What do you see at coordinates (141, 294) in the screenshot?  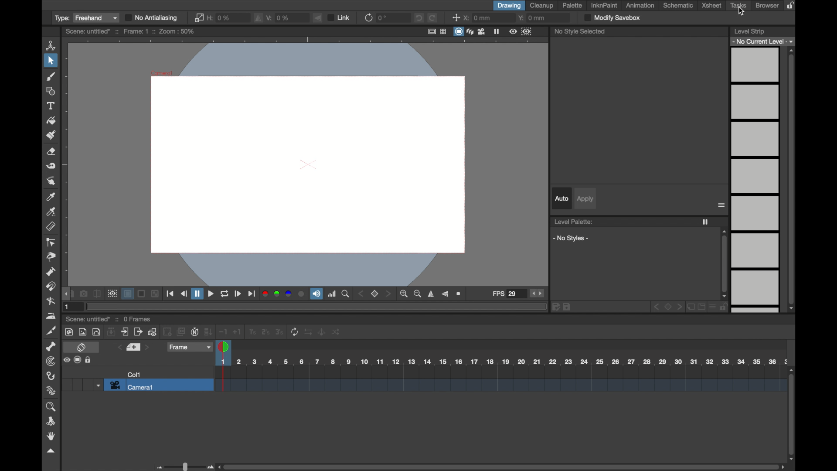 I see `backgrounds` at bounding box center [141, 294].